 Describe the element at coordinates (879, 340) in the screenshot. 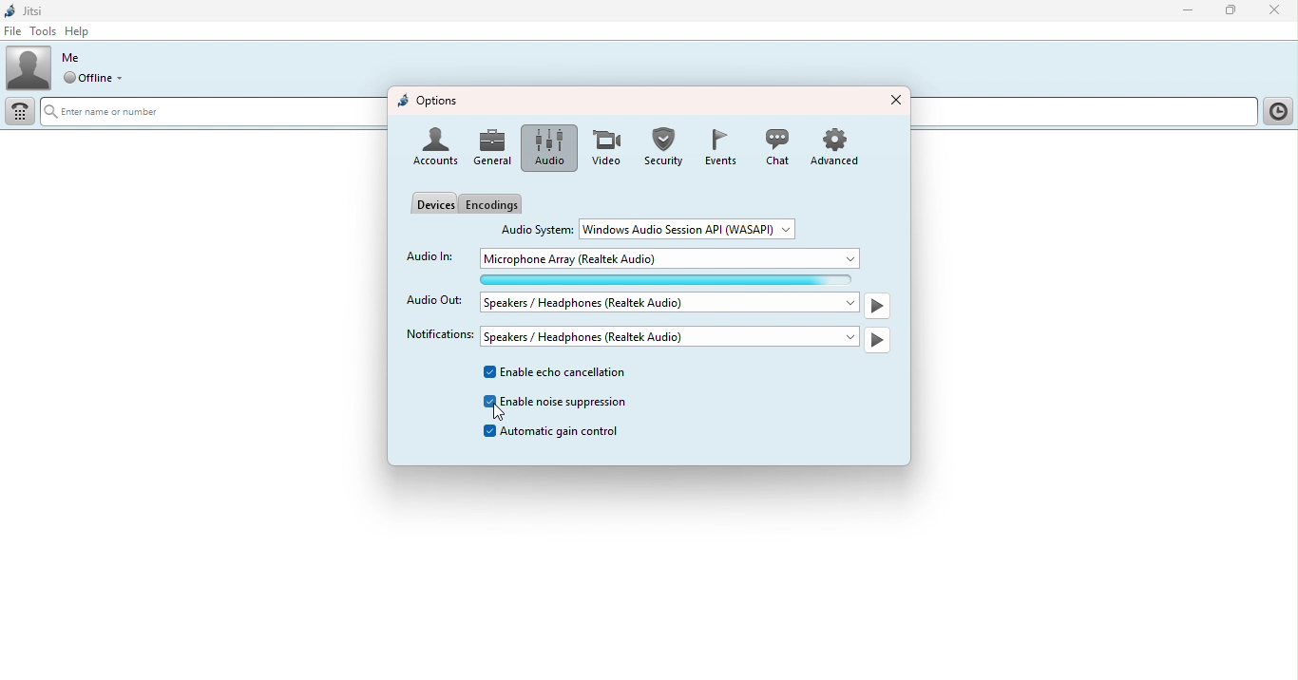

I see `On/Off` at that location.